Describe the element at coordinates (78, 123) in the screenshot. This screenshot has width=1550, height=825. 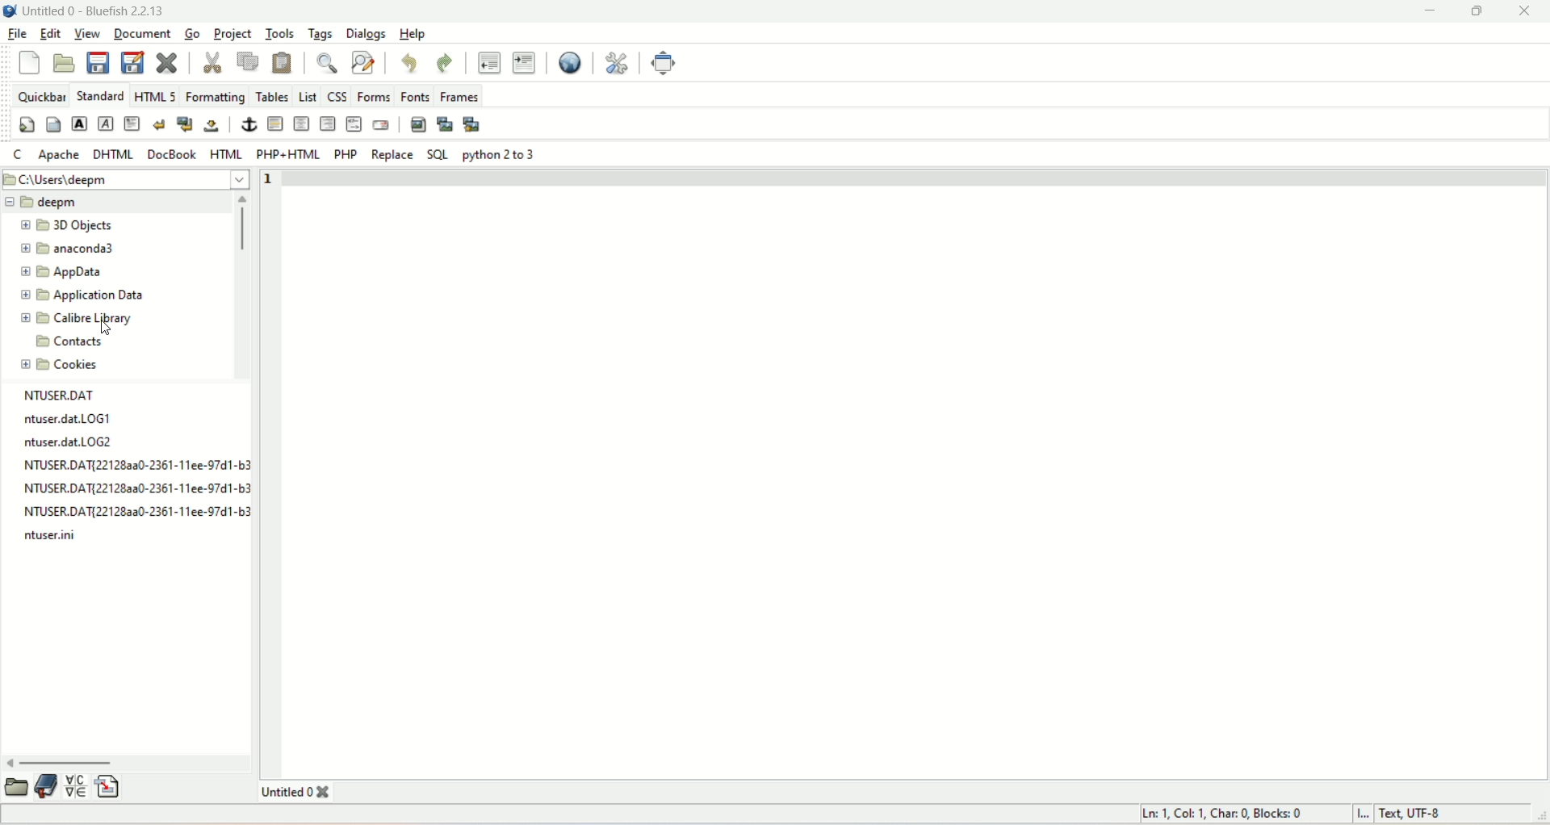
I see `strong` at that location.